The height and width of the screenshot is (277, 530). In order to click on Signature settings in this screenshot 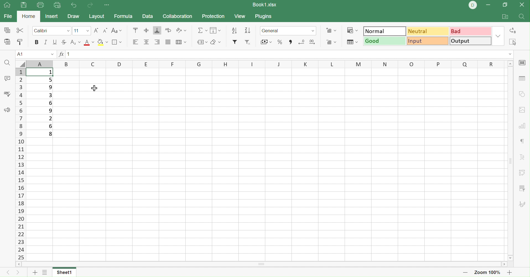, I will do `click(523, 203)`.